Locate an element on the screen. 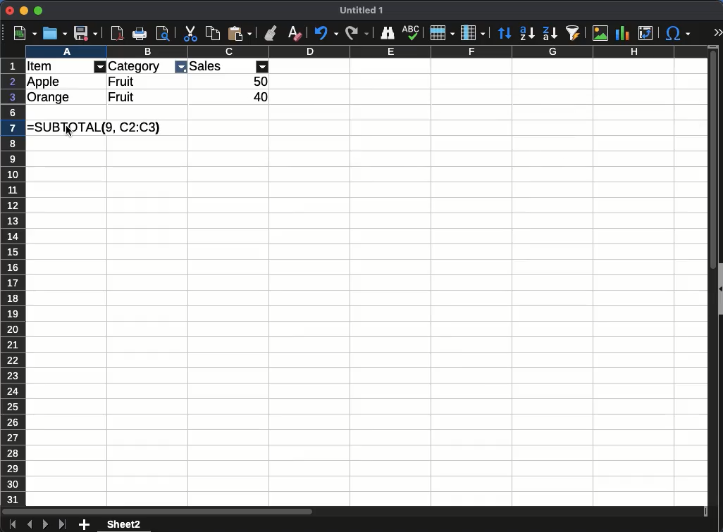 The height and width of the screenshot is (532, 723). autofilter is located at coordinates (574, 34).